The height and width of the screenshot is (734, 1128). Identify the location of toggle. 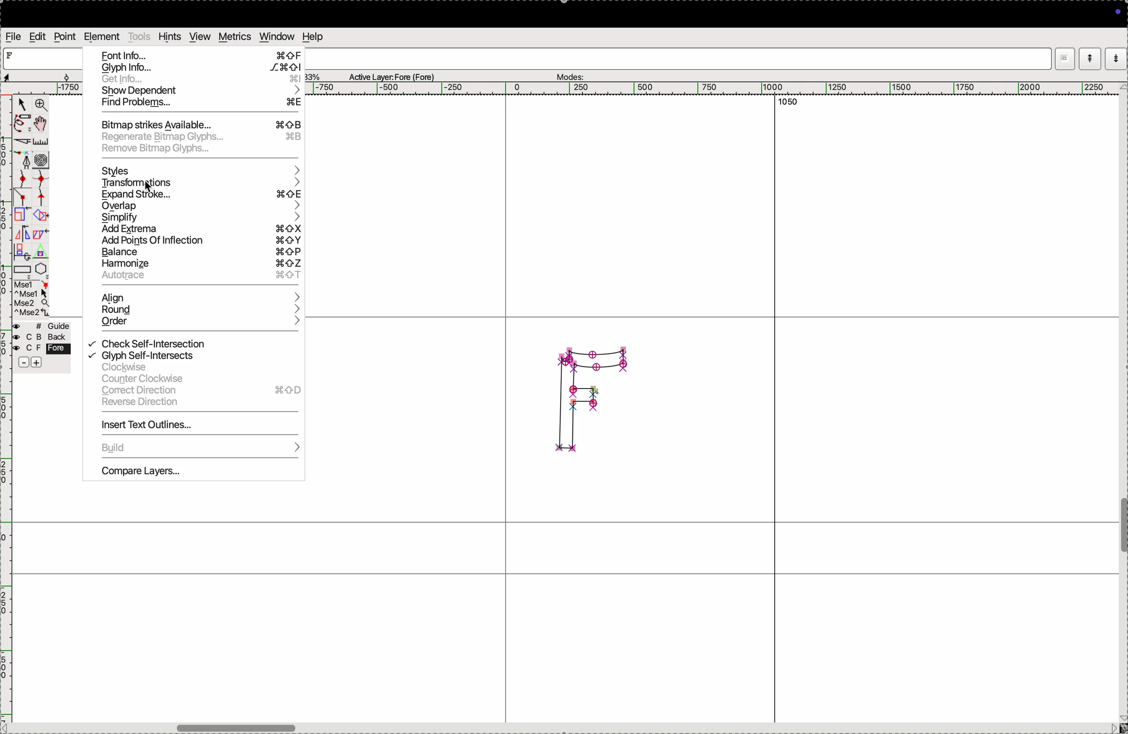
(42, 124).